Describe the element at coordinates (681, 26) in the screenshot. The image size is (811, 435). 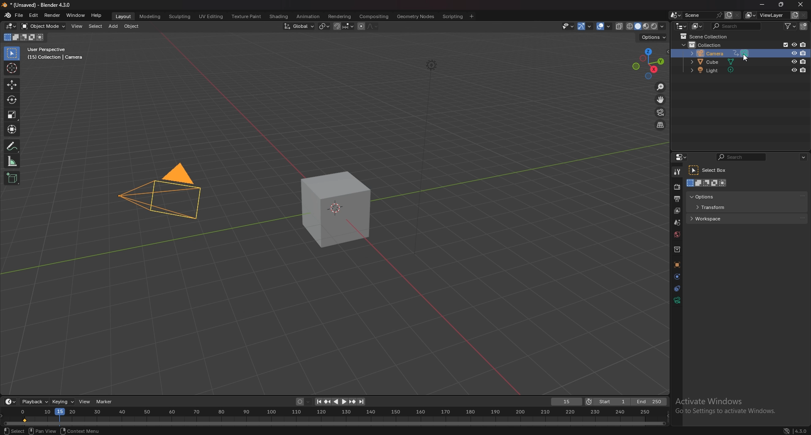
I see `editor type` at that location.